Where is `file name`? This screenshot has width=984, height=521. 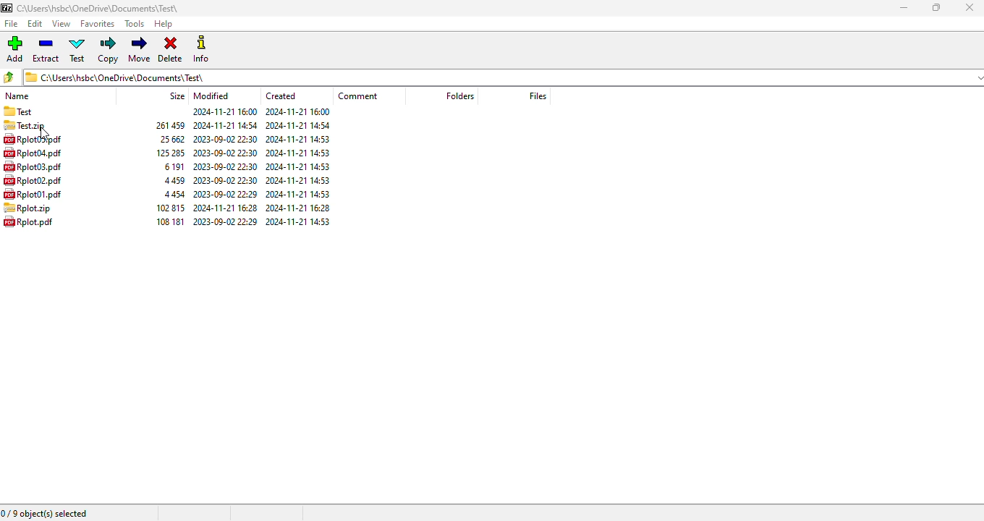
file name is located at coordinates (32, 166).